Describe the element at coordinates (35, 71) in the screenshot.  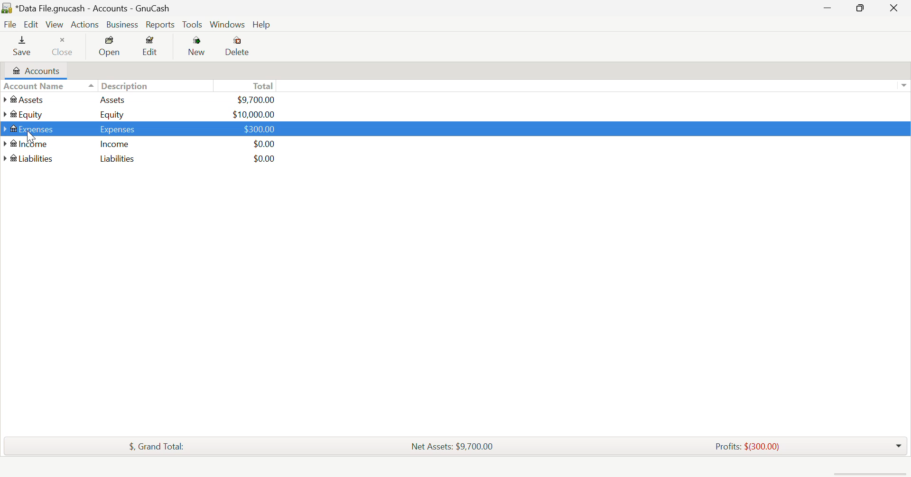
I see `Accounts` at that location.